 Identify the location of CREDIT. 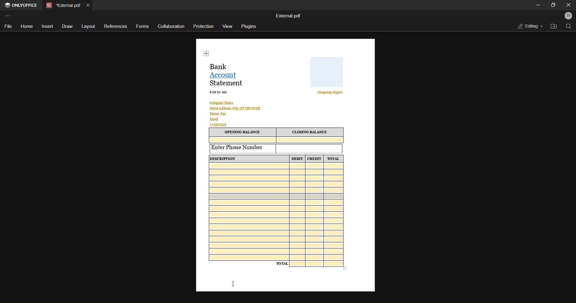
(314, 159).